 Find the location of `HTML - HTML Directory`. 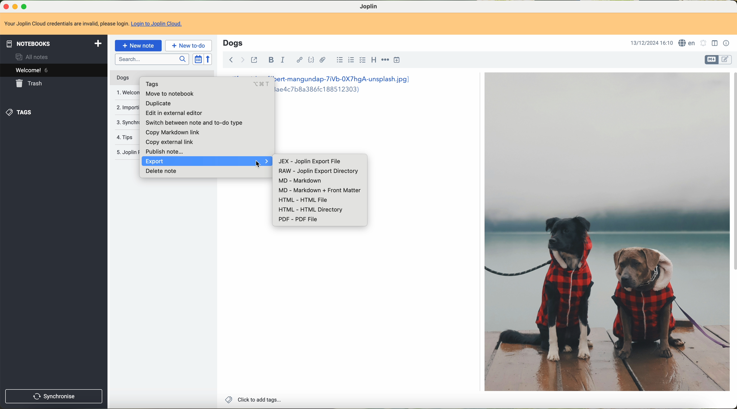

HTML - HTML Directory is located at coordinates (312, 210).